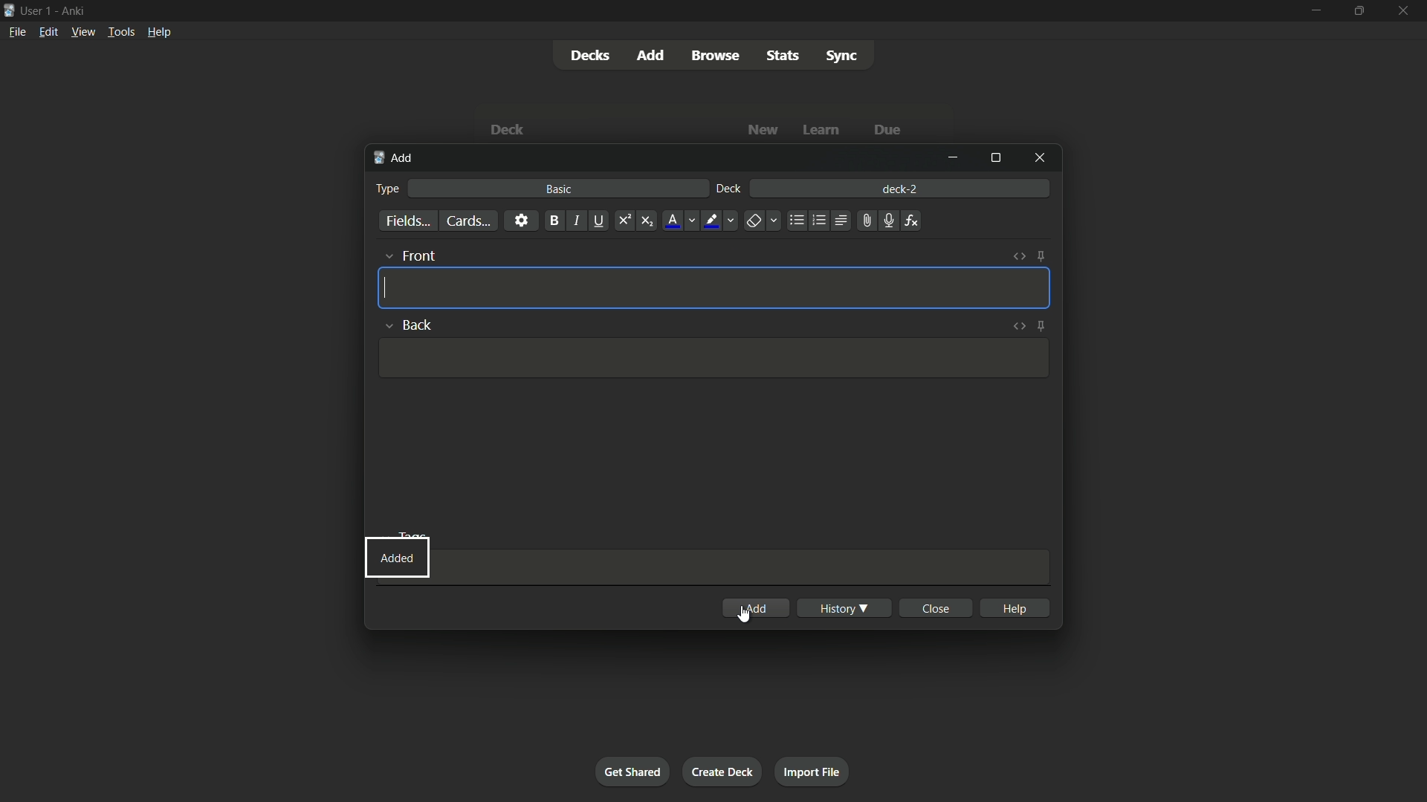  What do you see at coordinates (8, 11) in the screenshot?
I see `app icon` at bounding box center [8, 11].